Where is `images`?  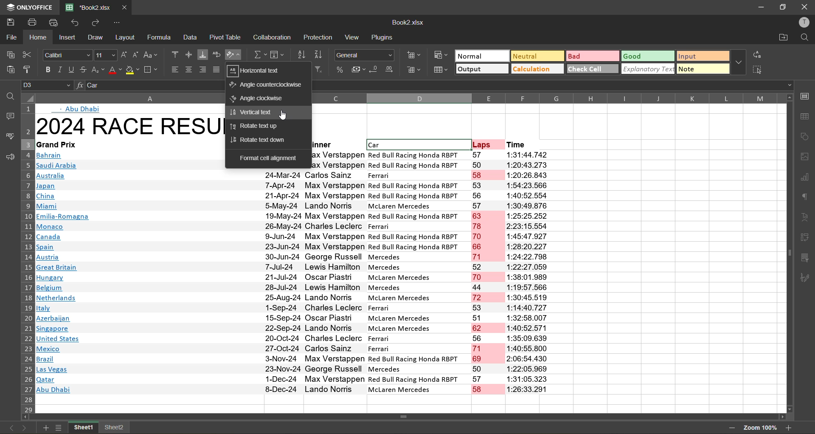
images is located at coordinates (805, 158).